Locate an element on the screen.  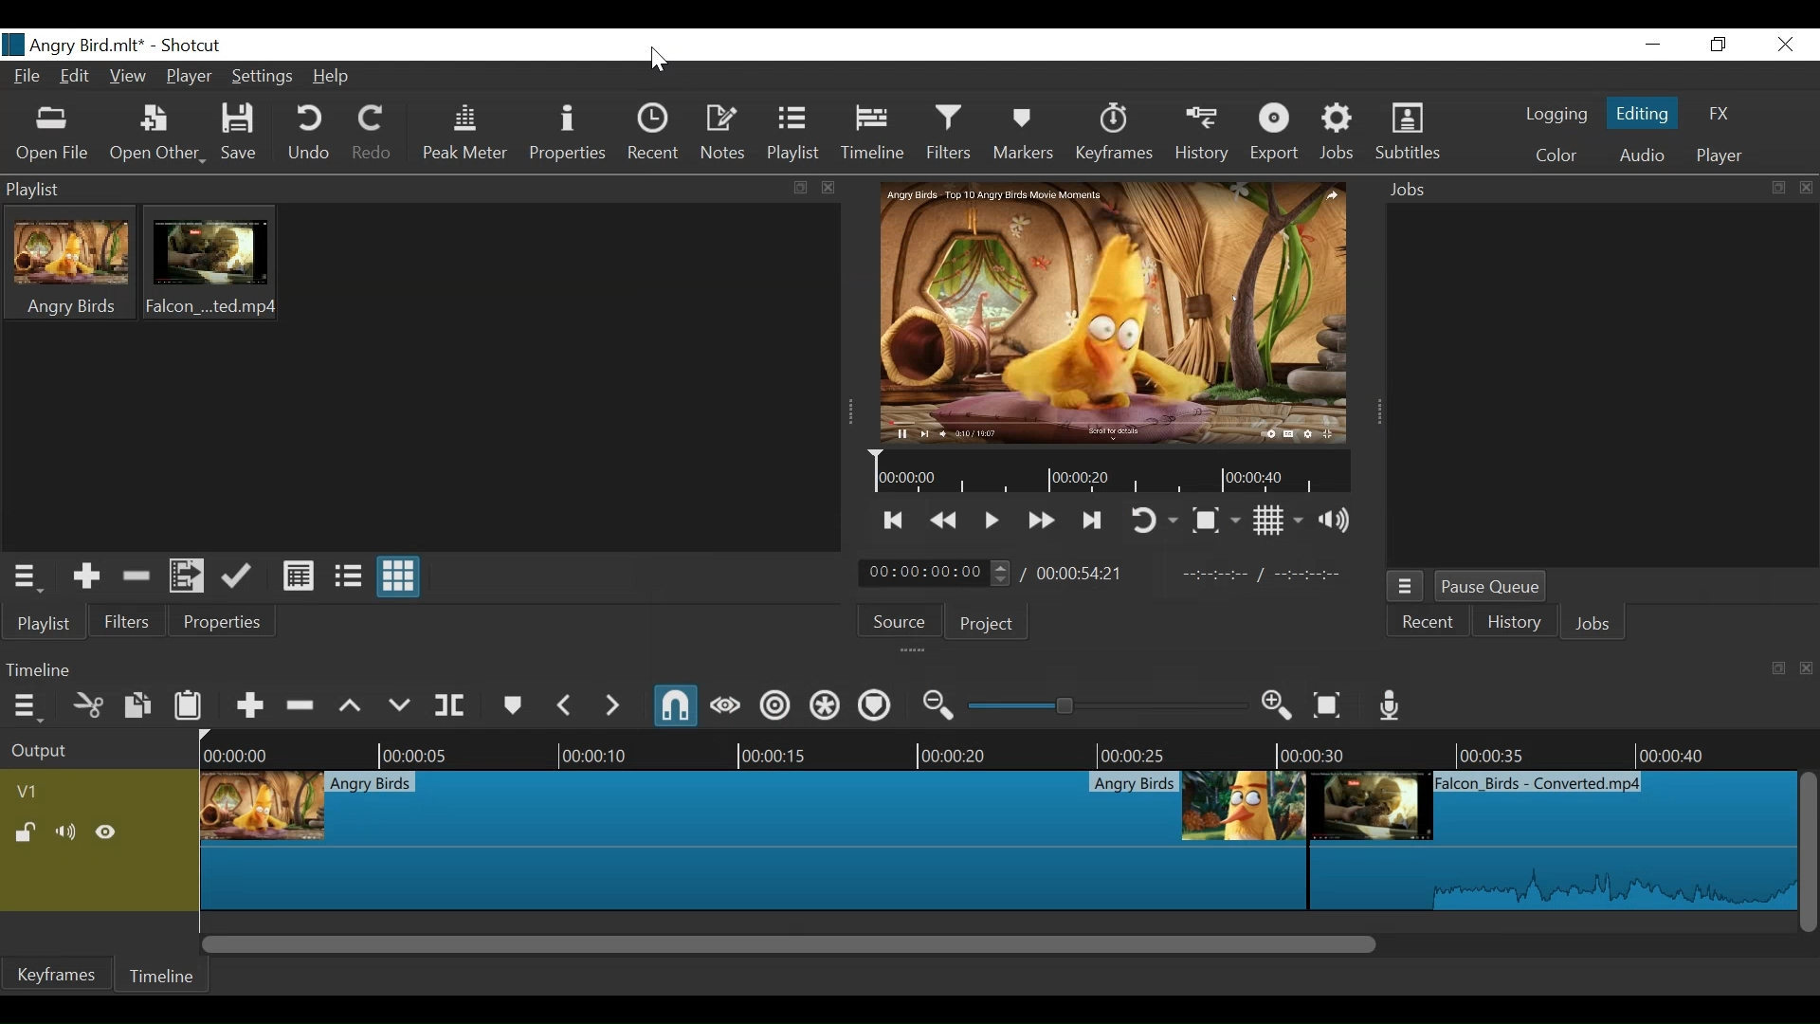
Split at playhead is located at coordinates (451, 706).